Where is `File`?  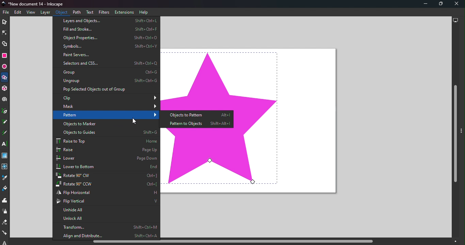
File is located at coordinates (7, 12).